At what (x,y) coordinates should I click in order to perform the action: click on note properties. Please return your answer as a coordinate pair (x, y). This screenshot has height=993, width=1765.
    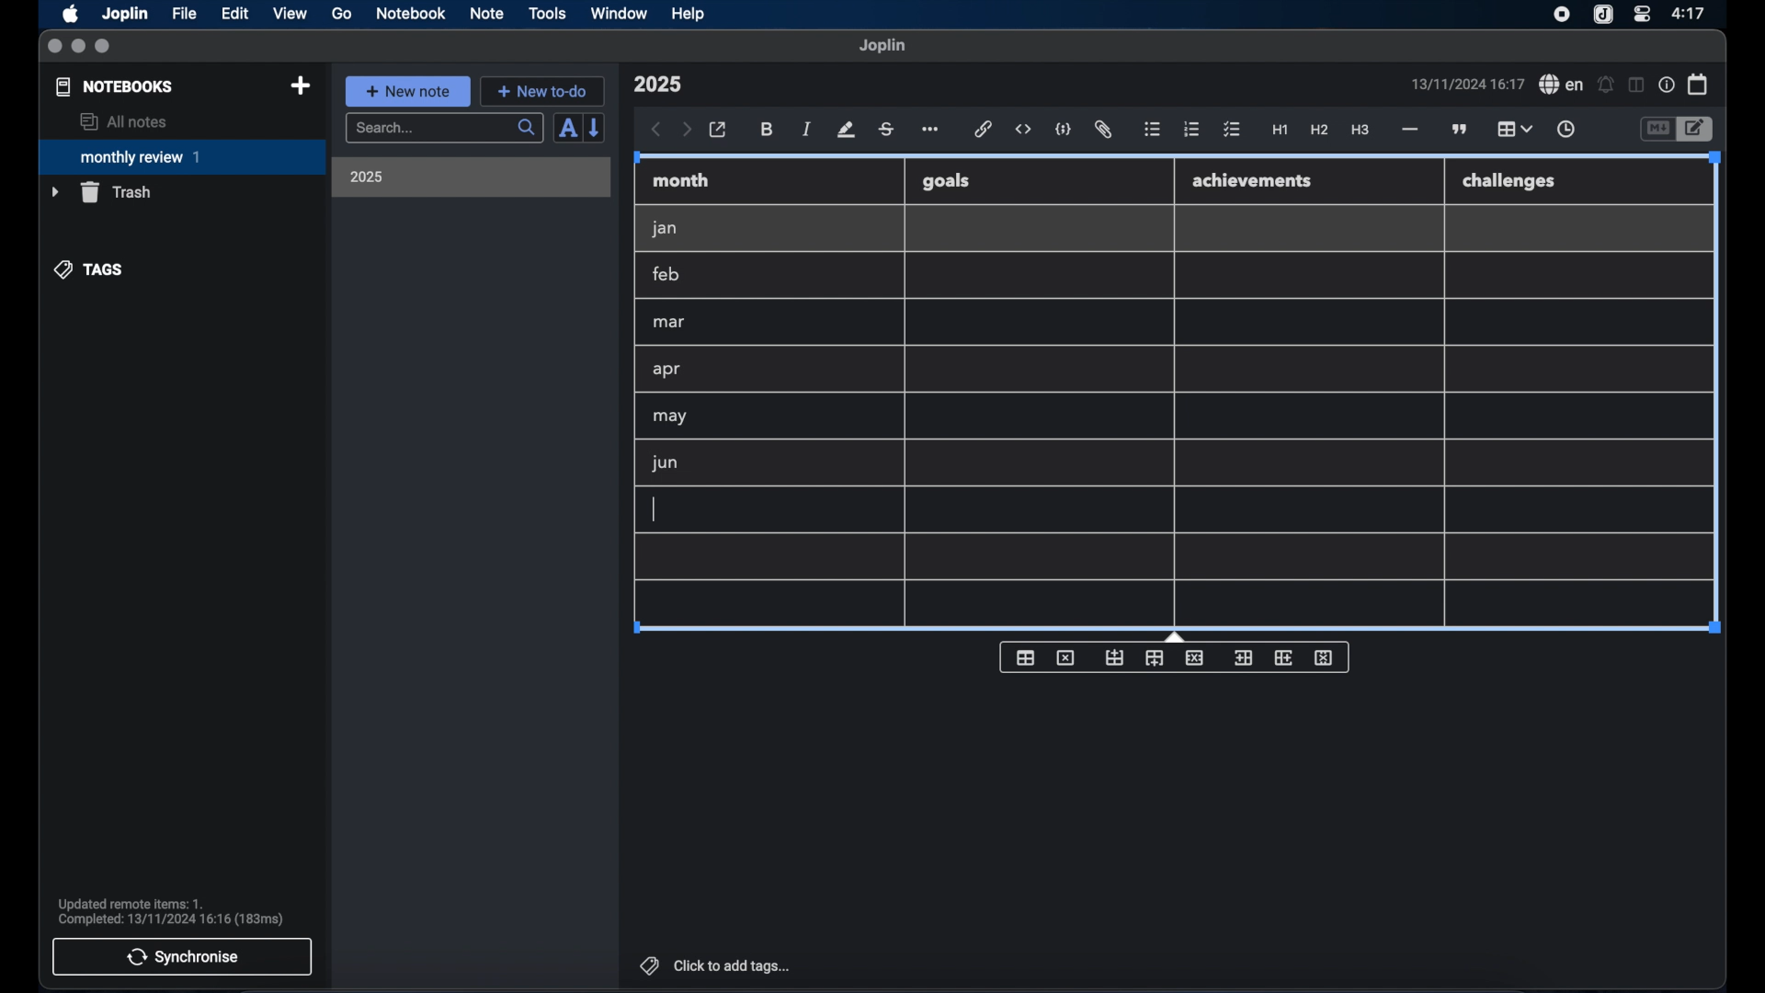
    Looking at the image, I should click on (1667, 86).